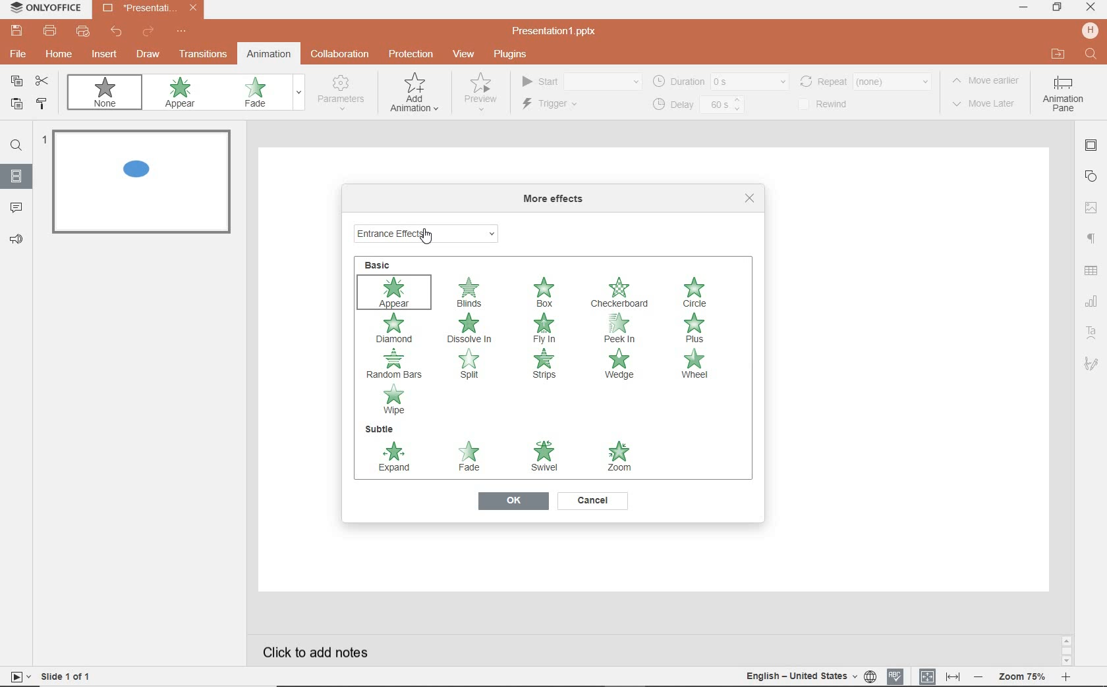 The image size is (1107, 687). Describe the element at coordinates (698, 328) in the screenshot. I see `PLUS` at that location.